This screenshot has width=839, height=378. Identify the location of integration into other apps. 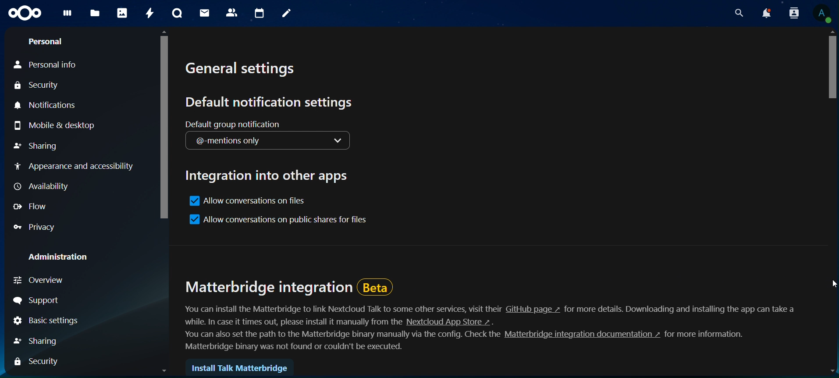
(266, 175).